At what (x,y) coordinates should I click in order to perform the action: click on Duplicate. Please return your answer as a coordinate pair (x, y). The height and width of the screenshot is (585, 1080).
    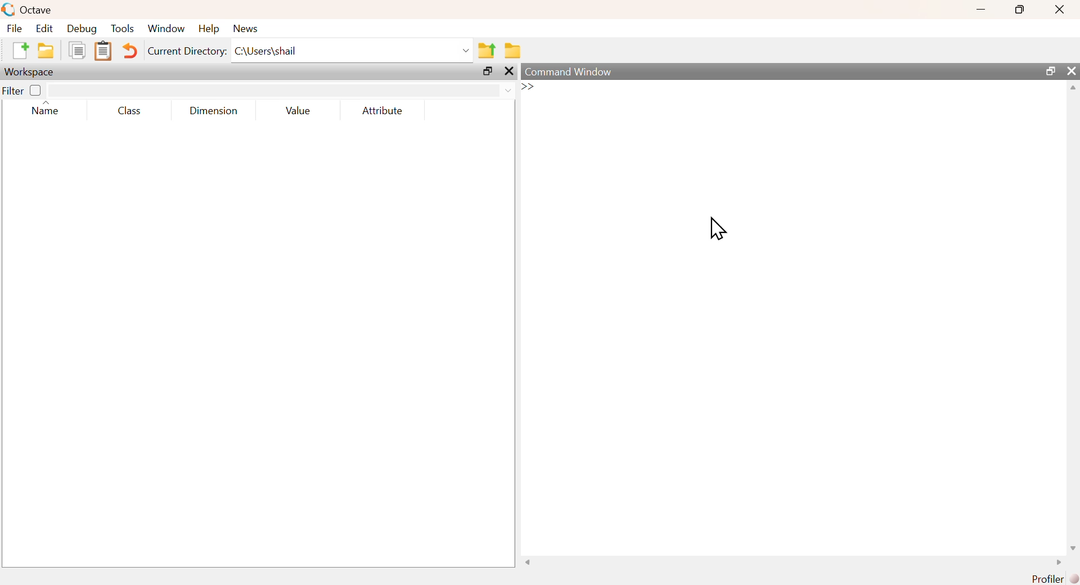
    Looking at the image, I should click on (76, 50).